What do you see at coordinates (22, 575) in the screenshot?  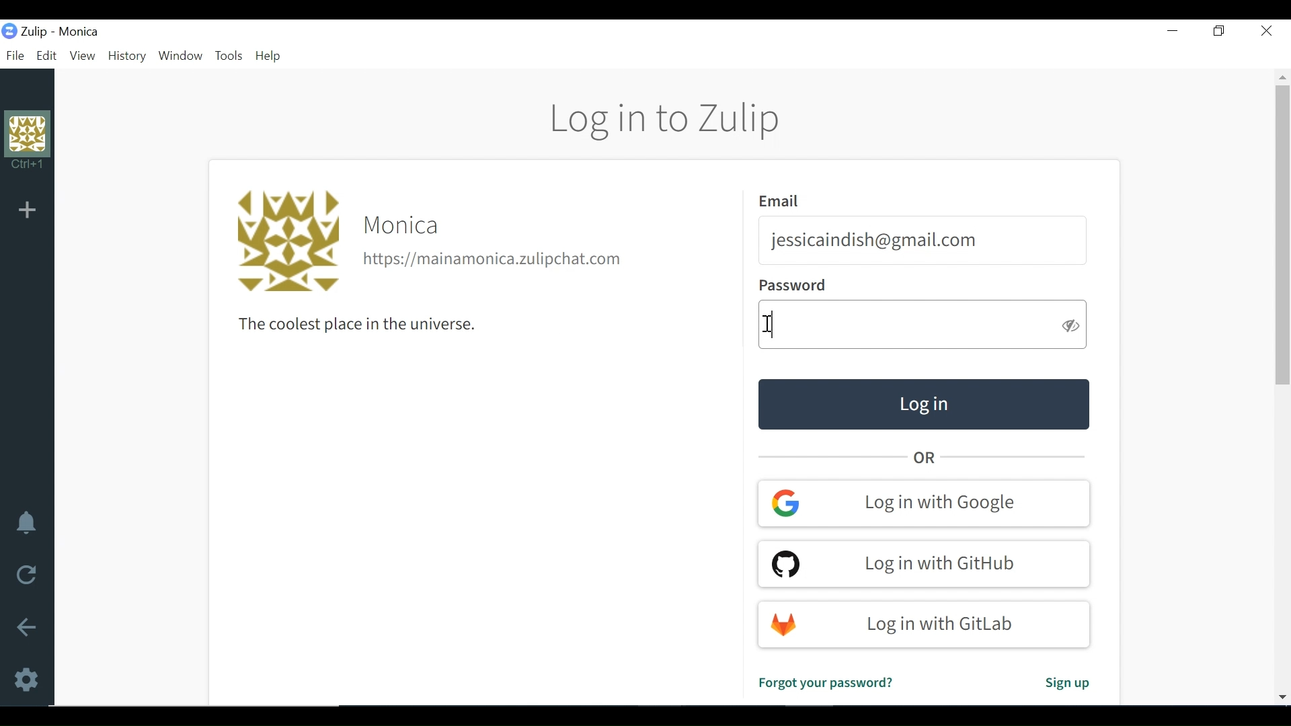 I see `Reload` at bounding box center [22, 575].